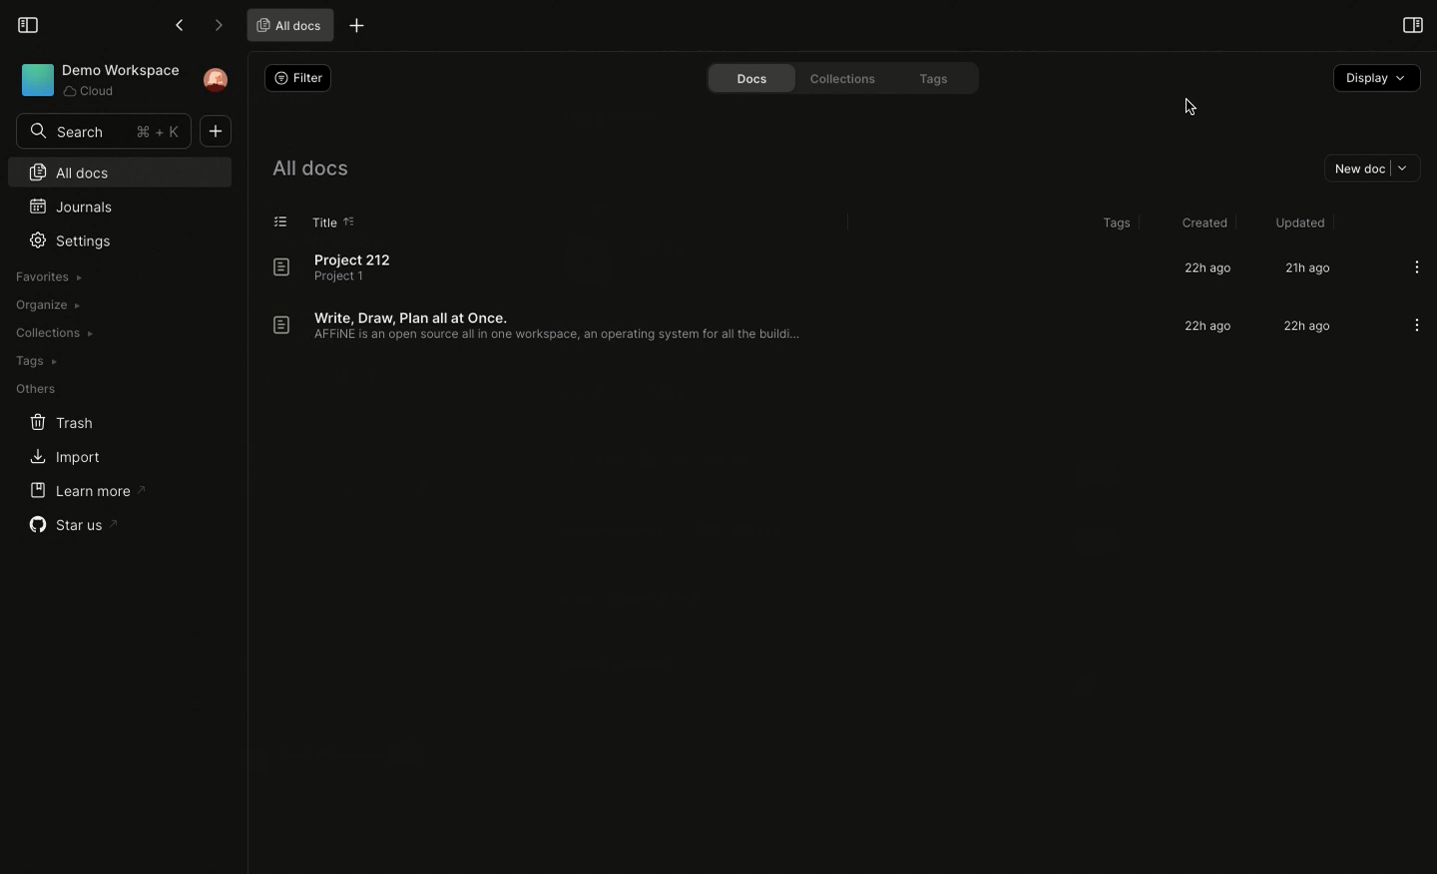 Image resolution: width=1437 pixels, height=874 pixels. What do you see at coordinates (1201, 219) in the screenshot?
I see `Created` at bounding box center [1201, 219].